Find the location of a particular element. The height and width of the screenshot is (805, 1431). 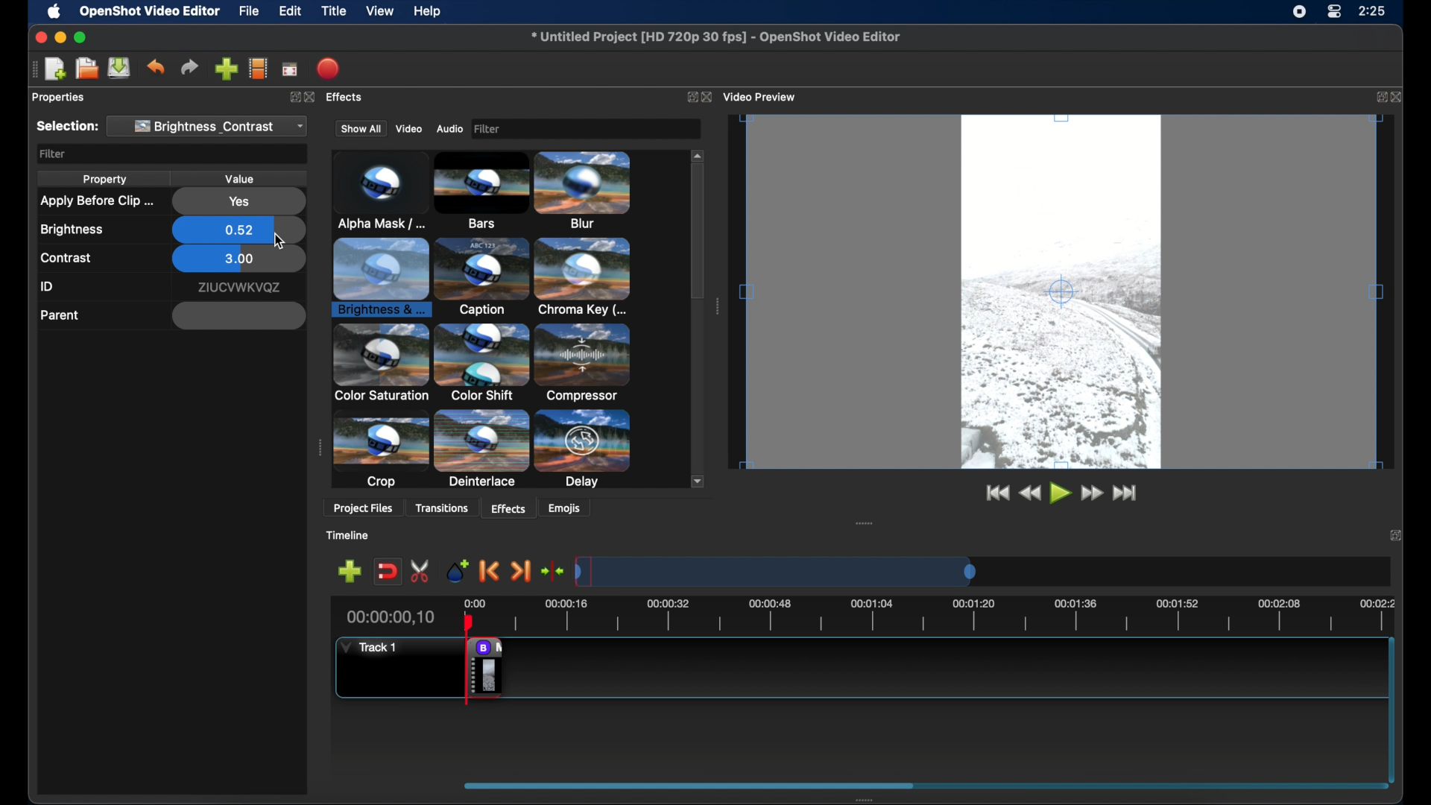

center playhead on the timeline is located at coordinates (554, 570).